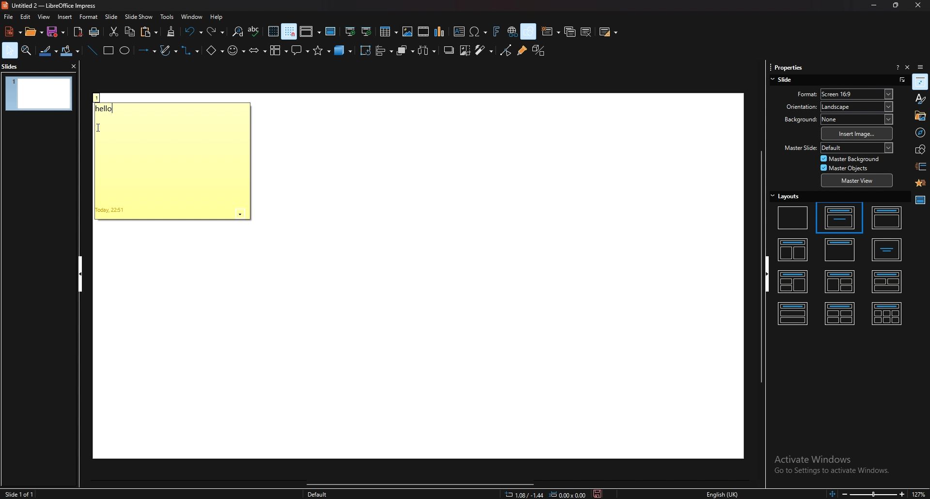 The height and width of the screenshot is (499, 930). What do you see at coordinates (39, 94) in the screenshot?
I see `slide preview` at bounding box center [39, 94].